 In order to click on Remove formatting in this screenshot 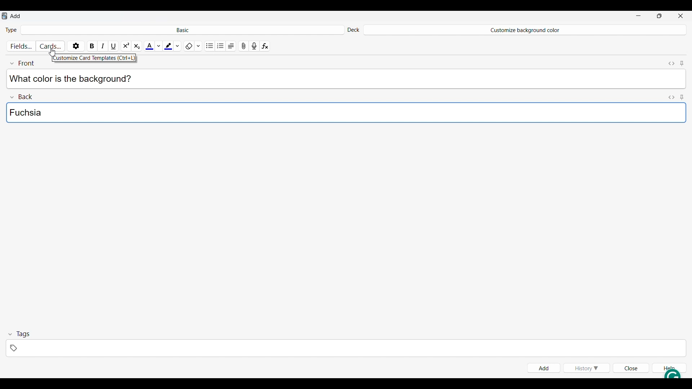, I will do `click(188, 45)`.